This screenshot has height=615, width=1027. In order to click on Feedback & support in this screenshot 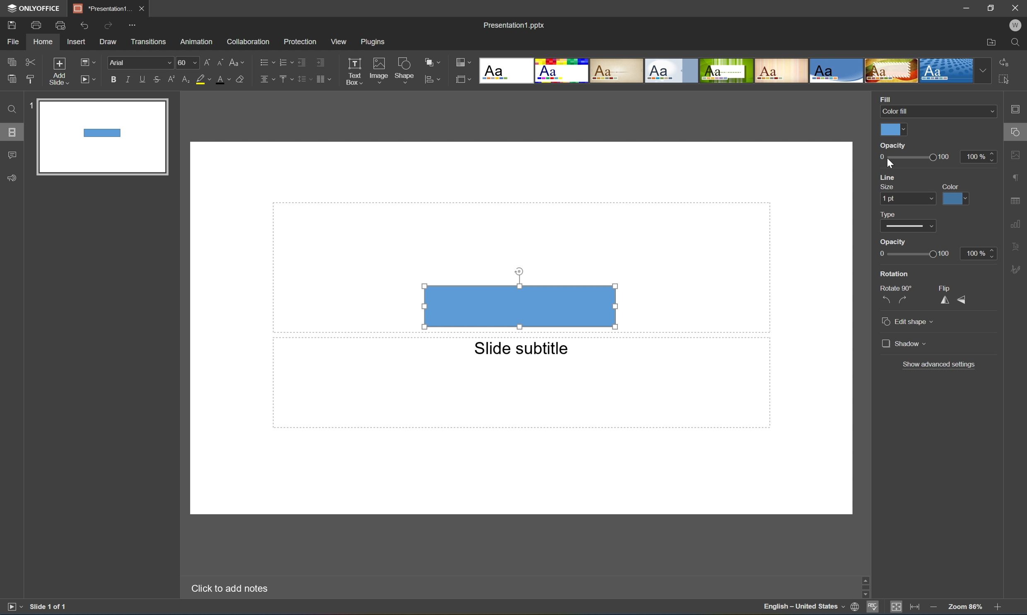, I will do `click(14, 178)`.